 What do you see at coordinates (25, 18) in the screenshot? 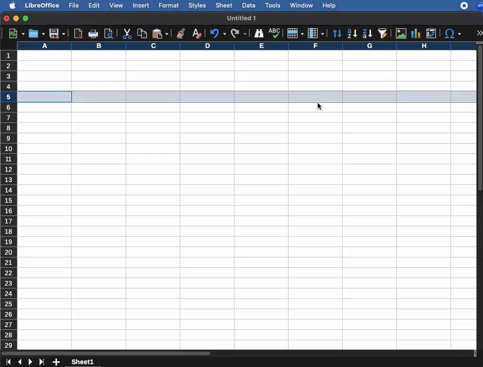
I see `maximize` at bounding box center [25, 18].